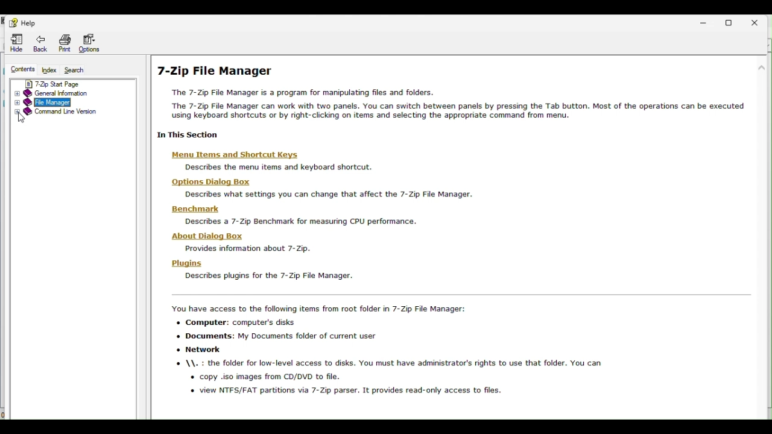  Describe the element at coordinates (196, 209) in the screenshot. I see `Benchmark` at that location.